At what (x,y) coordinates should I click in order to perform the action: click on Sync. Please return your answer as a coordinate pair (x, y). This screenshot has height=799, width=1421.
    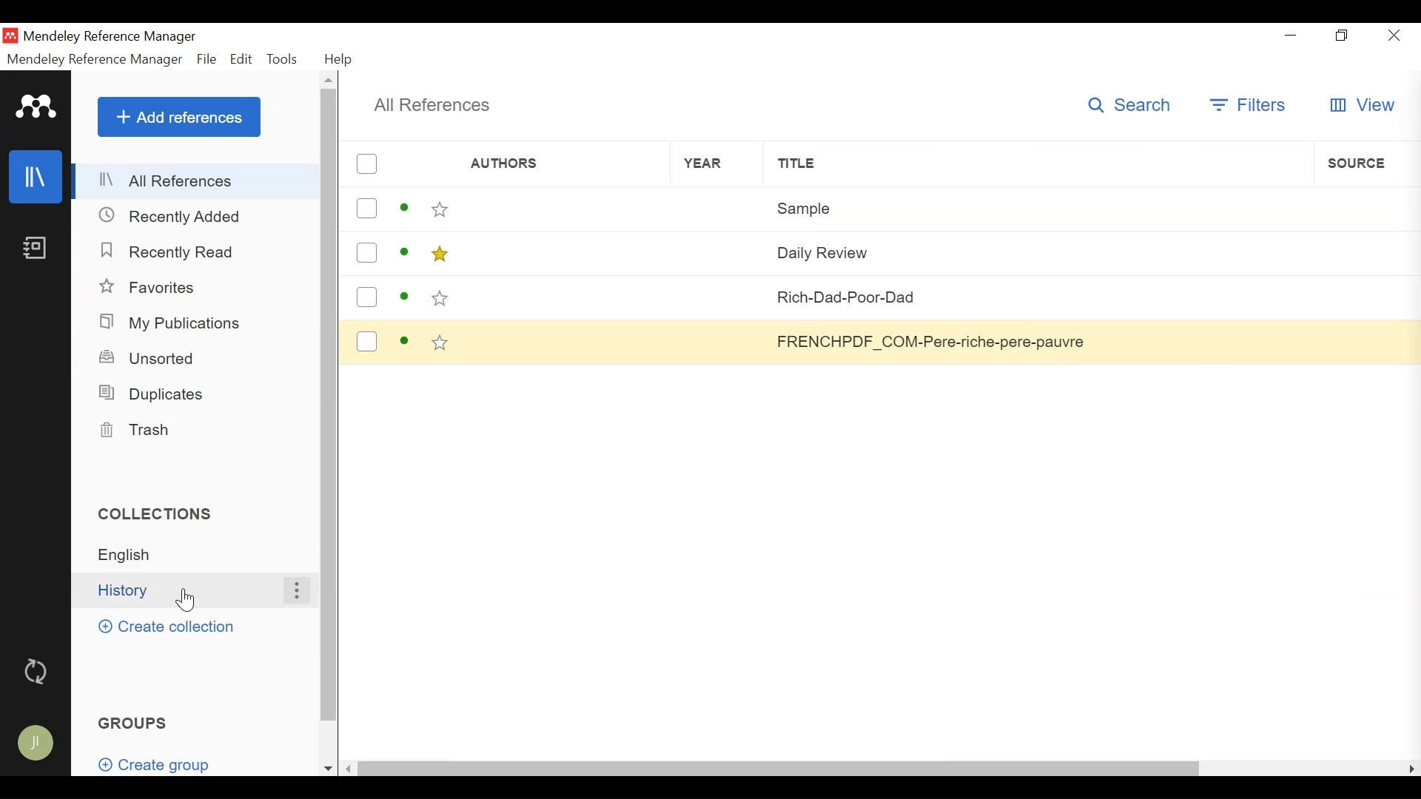
    Looking at the image, I should click on (37, 669).